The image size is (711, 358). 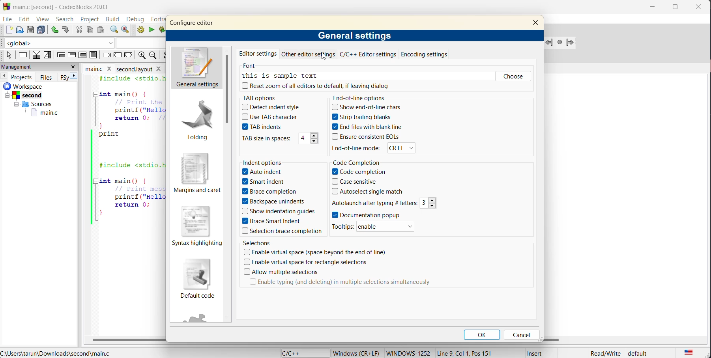 What do you see at coordinates (363, 117) in the screenshot?
I see `Strip trailing blanks` at bounding box center [363, 117].